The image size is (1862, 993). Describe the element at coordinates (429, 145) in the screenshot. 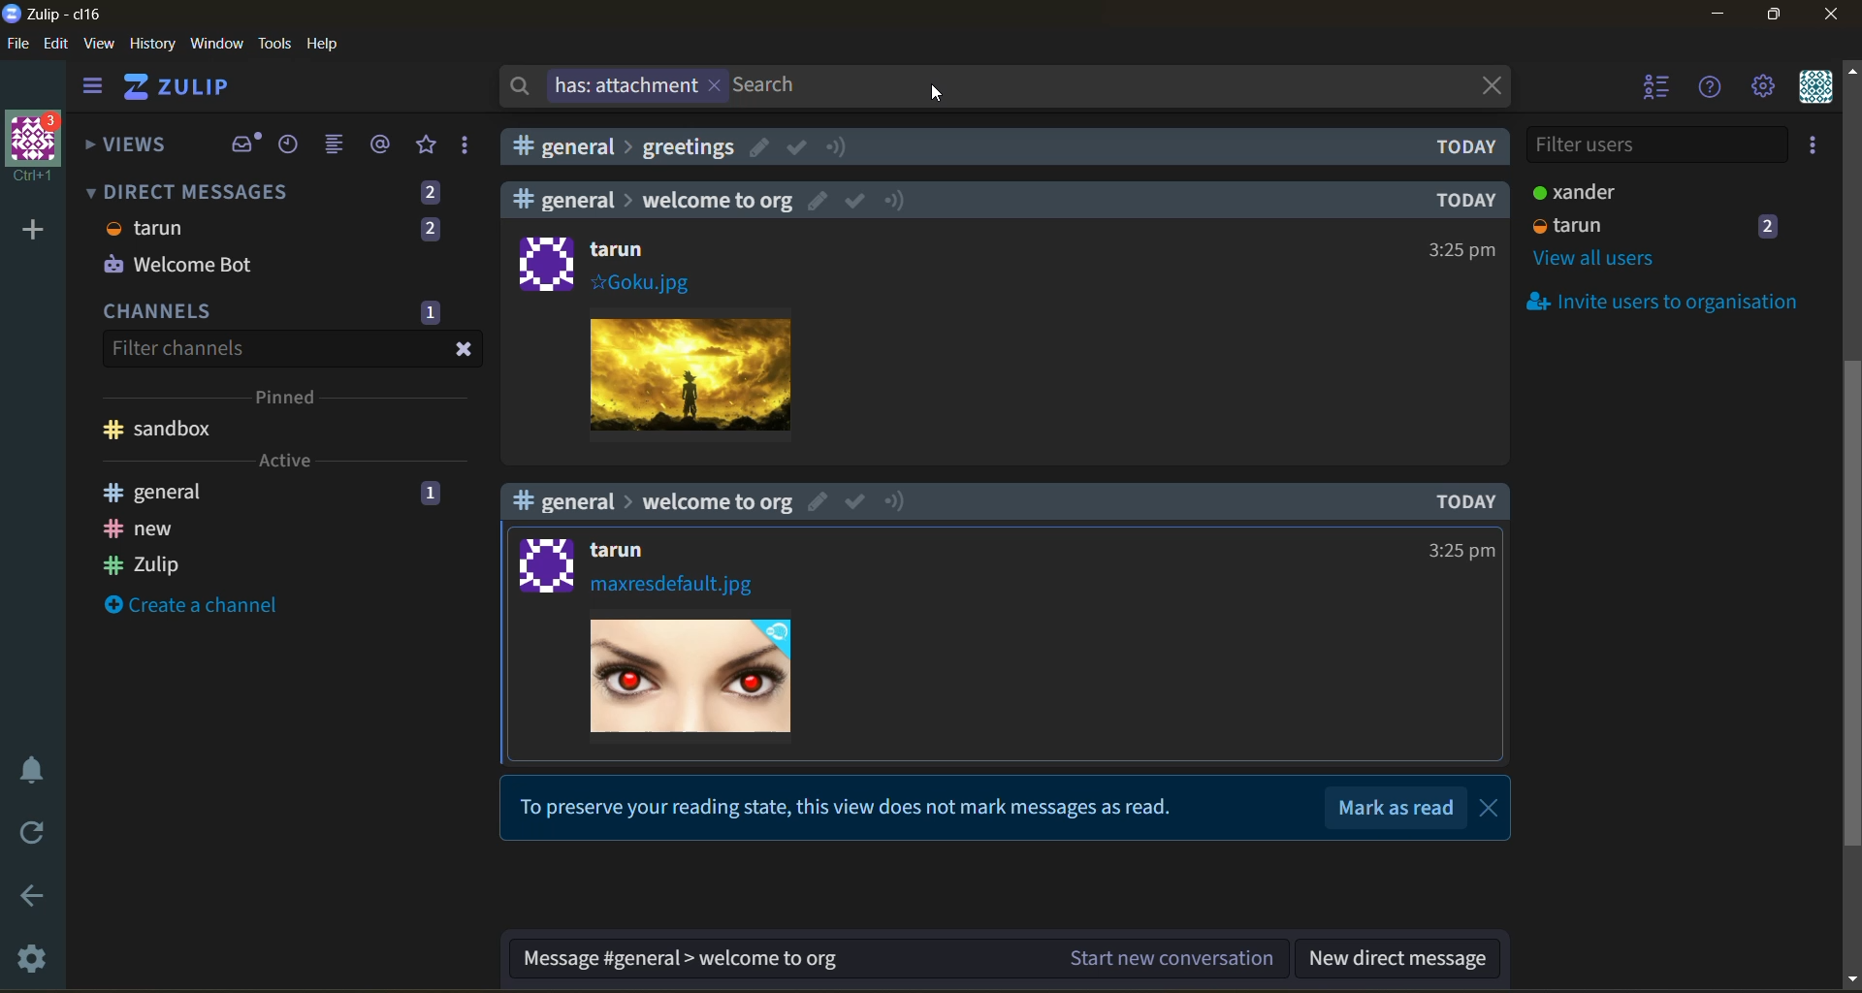

I see `favorites` at that location.